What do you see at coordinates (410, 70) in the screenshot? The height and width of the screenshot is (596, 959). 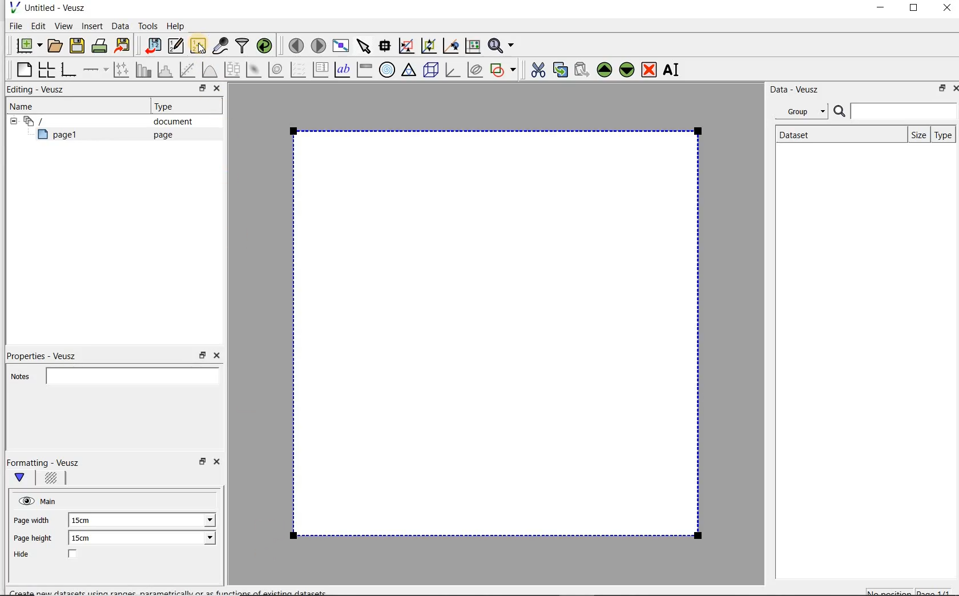 I see `ternary graph` at bounding box center [410, 70].